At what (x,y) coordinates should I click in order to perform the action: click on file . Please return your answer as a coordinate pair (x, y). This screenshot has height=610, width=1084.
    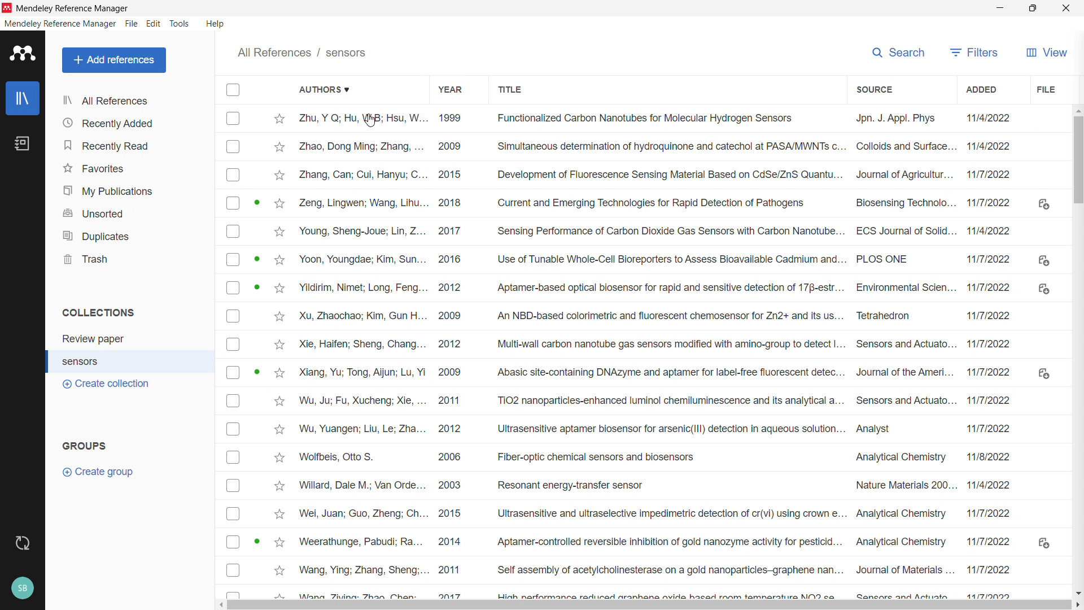
    Looking at the image, I should click on (1044, 89).